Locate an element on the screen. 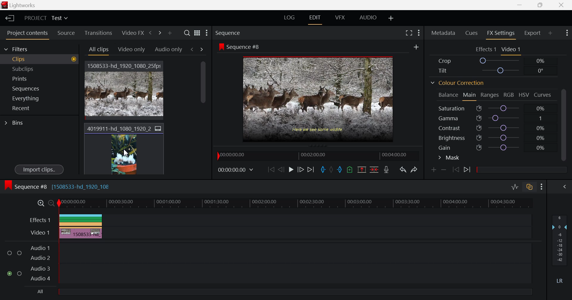  Window Title is located at coordinates (23, 6).